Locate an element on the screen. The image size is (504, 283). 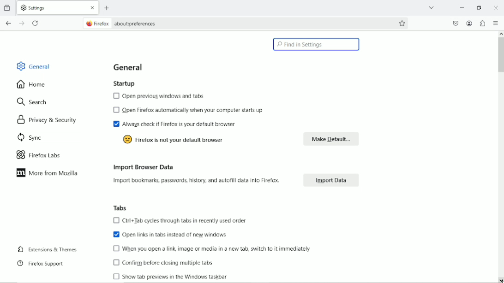
Extensions & Themes is located at coordinates (48, 249).